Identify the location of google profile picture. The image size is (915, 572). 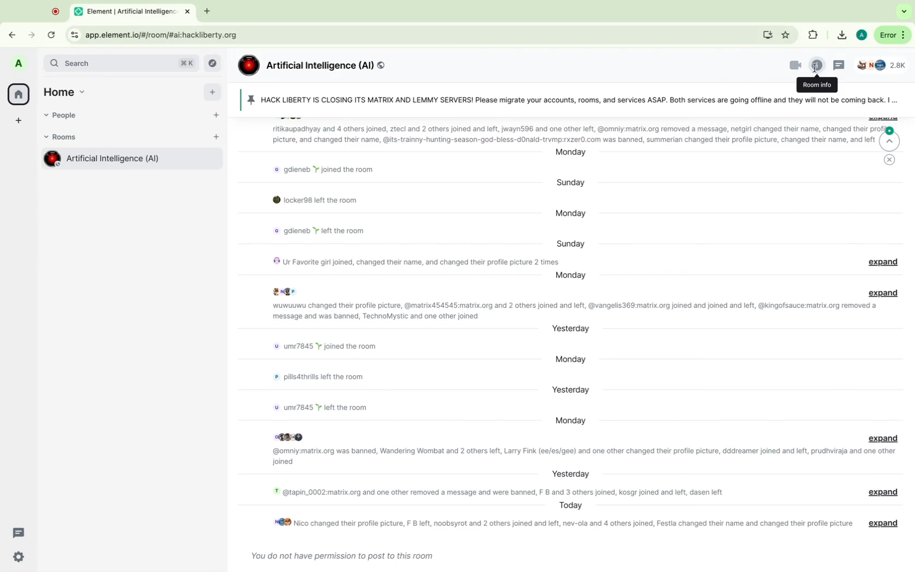
(861, 35).